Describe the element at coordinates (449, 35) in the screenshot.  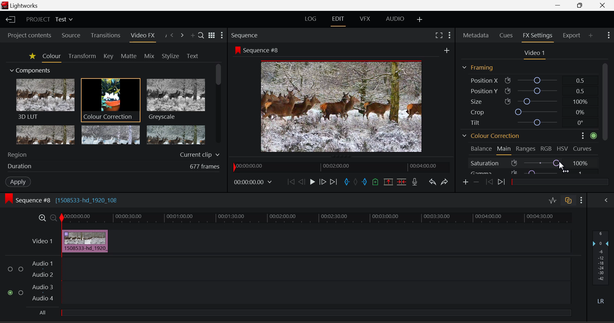
I see `Show Settings` at that location.